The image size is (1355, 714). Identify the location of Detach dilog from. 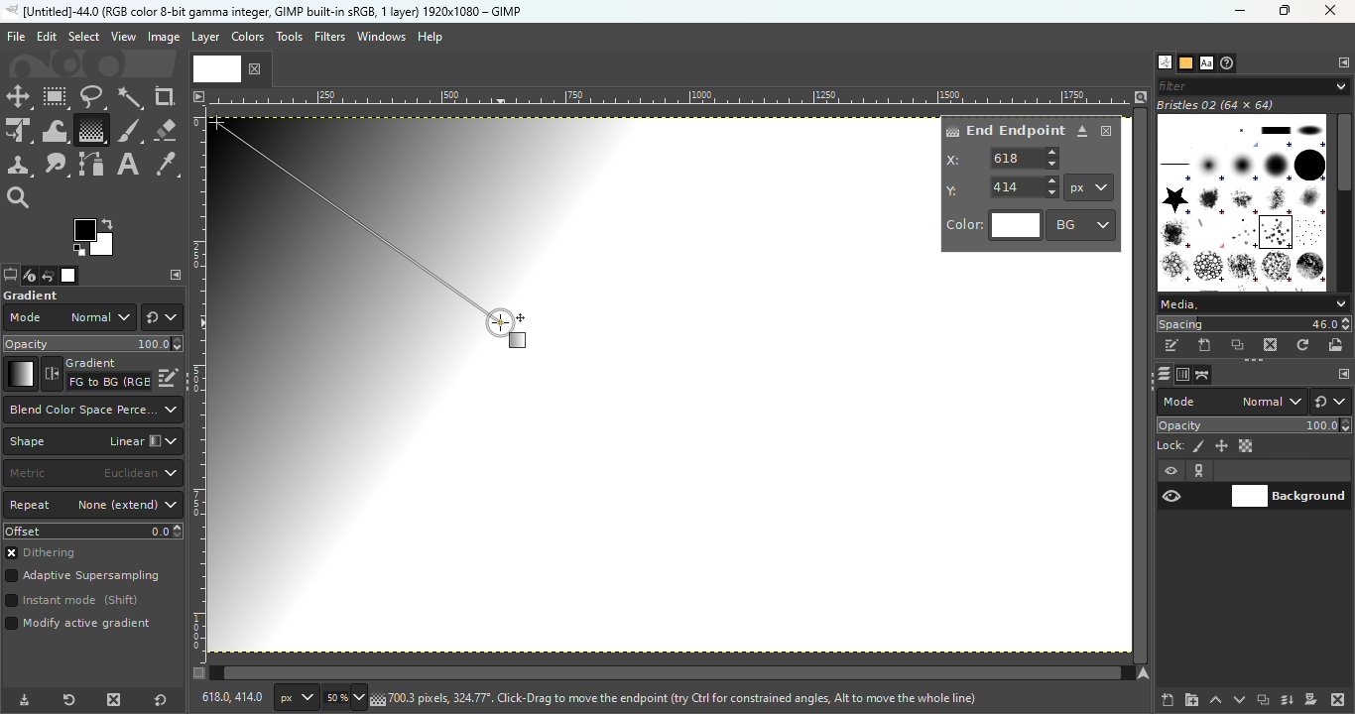
(1083, 132).